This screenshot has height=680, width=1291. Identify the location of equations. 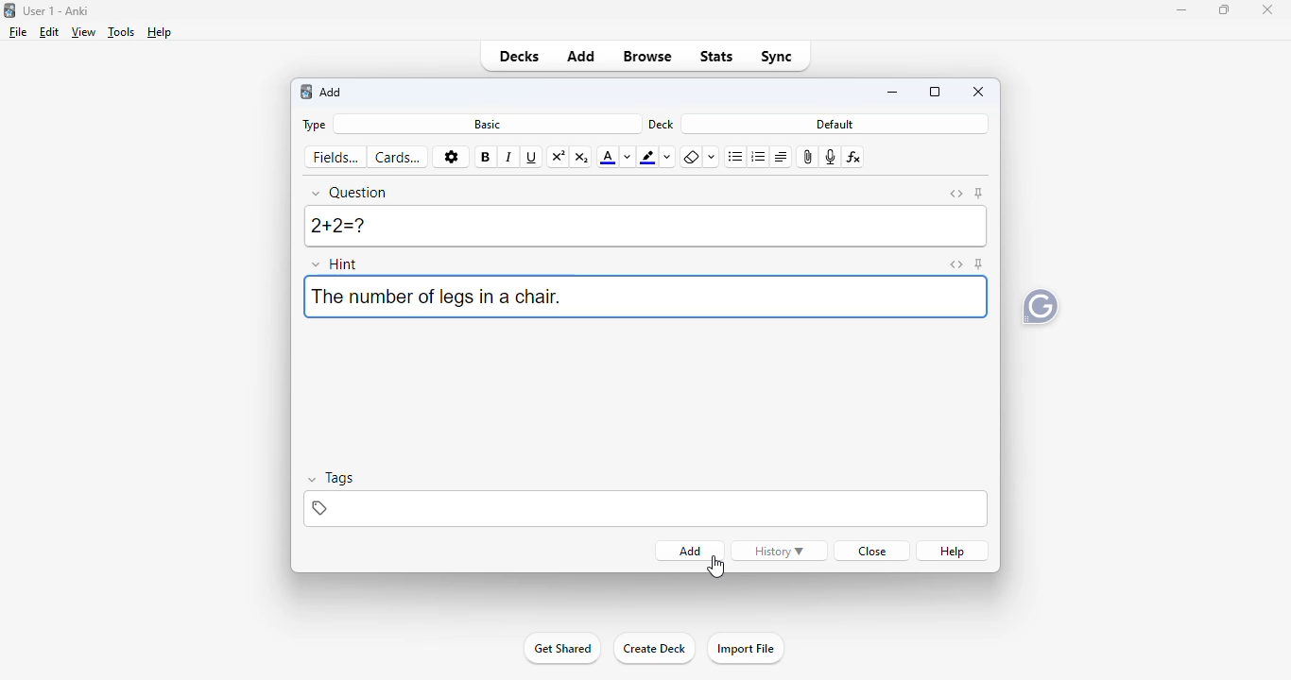
(854, 157).